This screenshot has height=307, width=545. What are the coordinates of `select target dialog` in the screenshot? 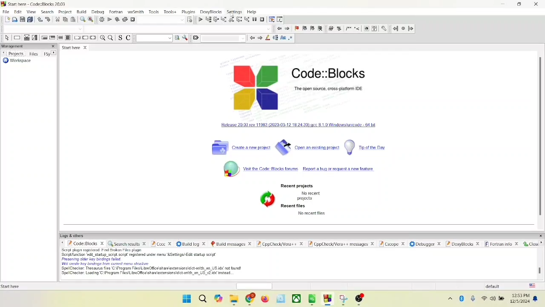 It's located at (189, 20).